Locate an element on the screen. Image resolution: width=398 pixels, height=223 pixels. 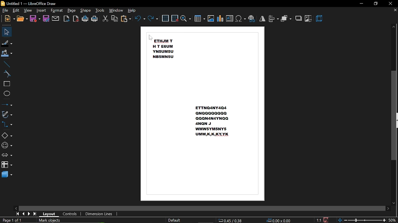
fill color is located at coordinates (7, 54).